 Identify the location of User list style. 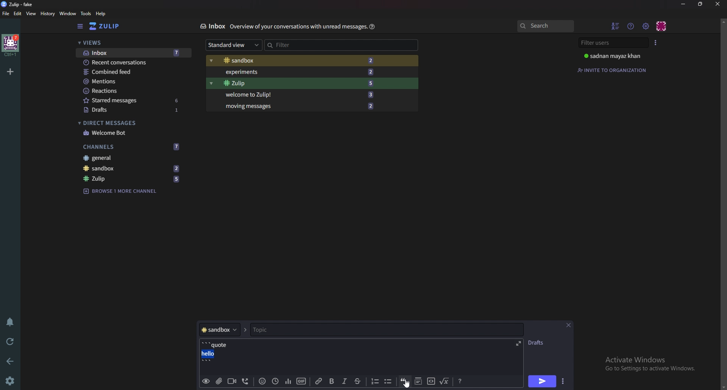
(656, 42).